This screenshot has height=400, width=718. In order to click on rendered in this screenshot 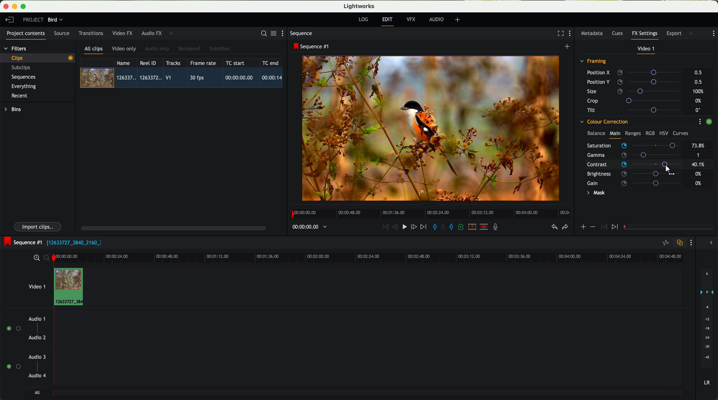, I will do `click(190, 49)`.